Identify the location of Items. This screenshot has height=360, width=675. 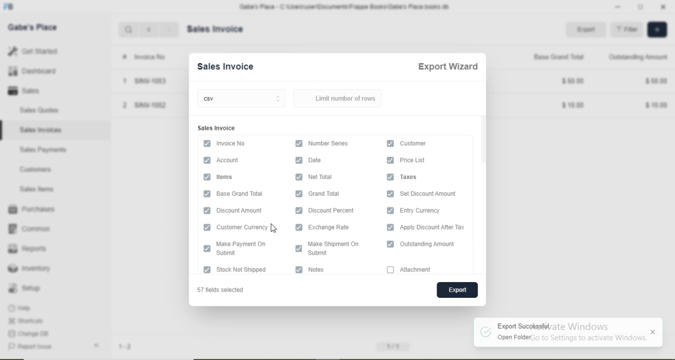
(227, 177).